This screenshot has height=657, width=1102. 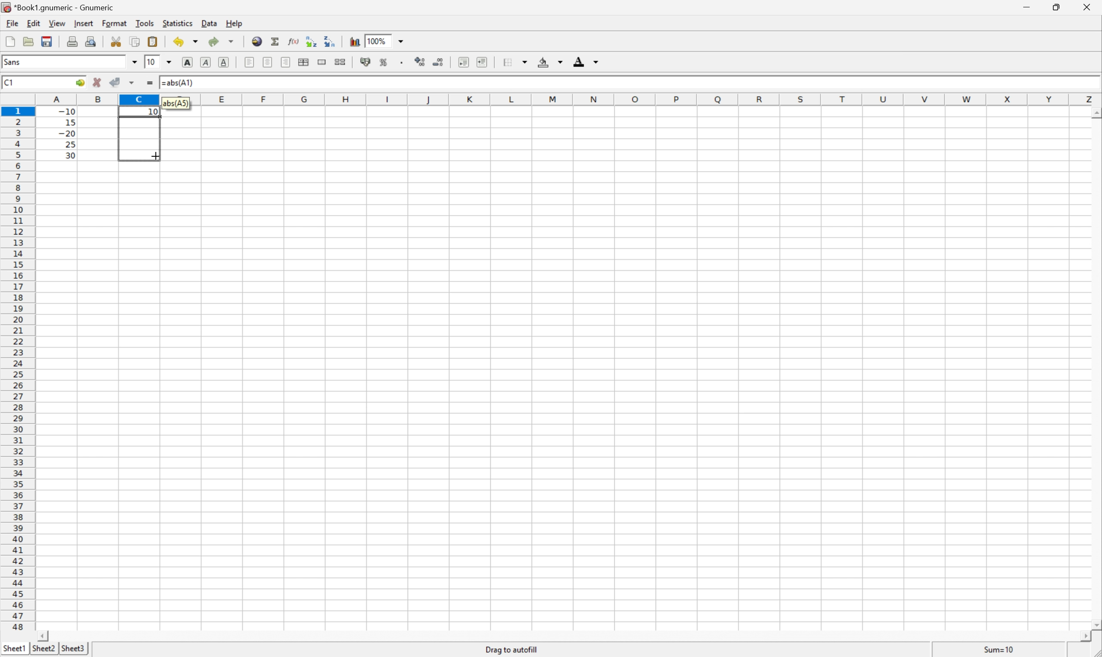 What do you see at coordinates (57, 23) in the screenshot?
I see `View` at bounding box center [57, 23].